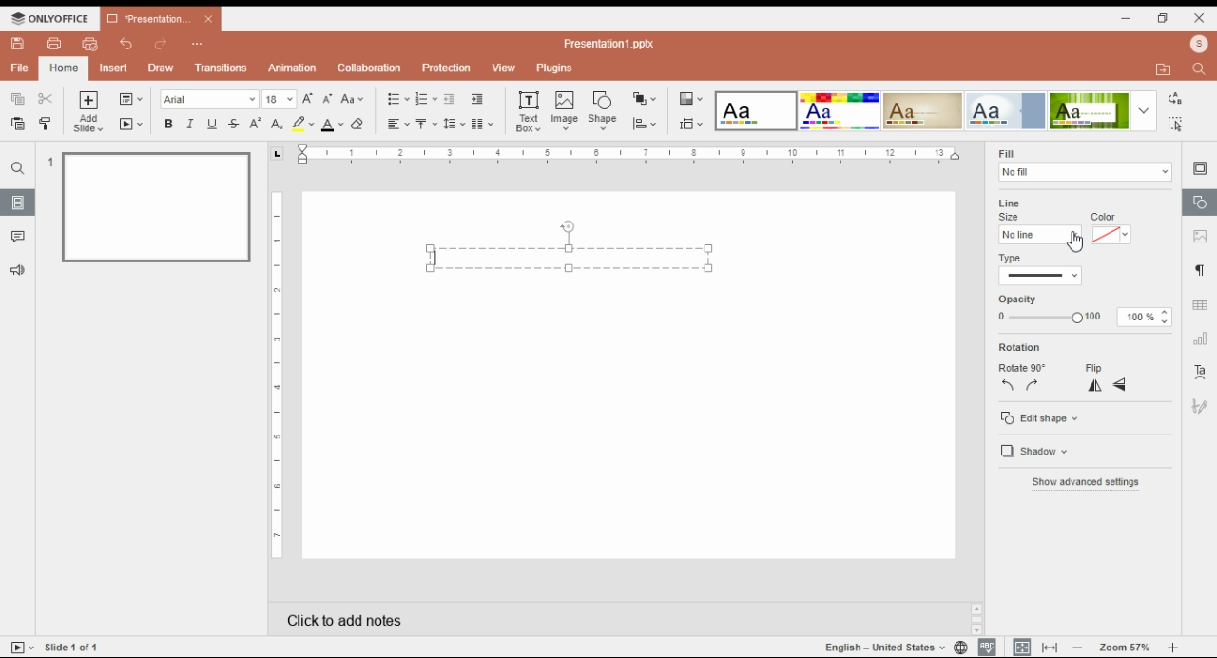  I want to click on increase indent, so click(476, 99).